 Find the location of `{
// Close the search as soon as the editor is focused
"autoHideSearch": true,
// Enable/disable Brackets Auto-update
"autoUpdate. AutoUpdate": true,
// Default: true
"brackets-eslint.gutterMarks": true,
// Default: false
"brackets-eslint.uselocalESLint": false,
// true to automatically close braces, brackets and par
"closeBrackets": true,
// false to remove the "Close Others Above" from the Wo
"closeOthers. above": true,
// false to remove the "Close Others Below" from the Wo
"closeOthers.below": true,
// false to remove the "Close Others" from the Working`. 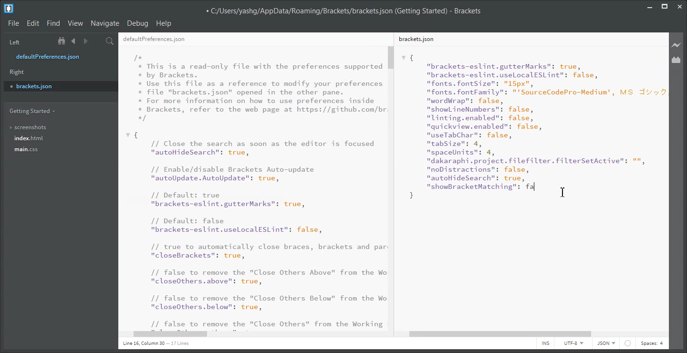

{
// Close the search as soon as the editor is focused
"autoHideSearch": true,
// Enable/disable Brackets Auto-update
"autoUpdate. AutoUpdate": true,
// Default: true
"brackets-eslint.gutterMarks": true,
// Default: false
"brackets-eslint.uselocalESLint": false,
// true to automatically close braces, brackets and par
"closeBrackets": true,
// false to remove the "Close Others Above" from the Wo
"closeOthers. above": true,
// false to remove the "Close Others Below" from the Wo
"closeOthers.below": true,
// false to remove the "Close Others" from the Working is located at coordinates (256, 230).